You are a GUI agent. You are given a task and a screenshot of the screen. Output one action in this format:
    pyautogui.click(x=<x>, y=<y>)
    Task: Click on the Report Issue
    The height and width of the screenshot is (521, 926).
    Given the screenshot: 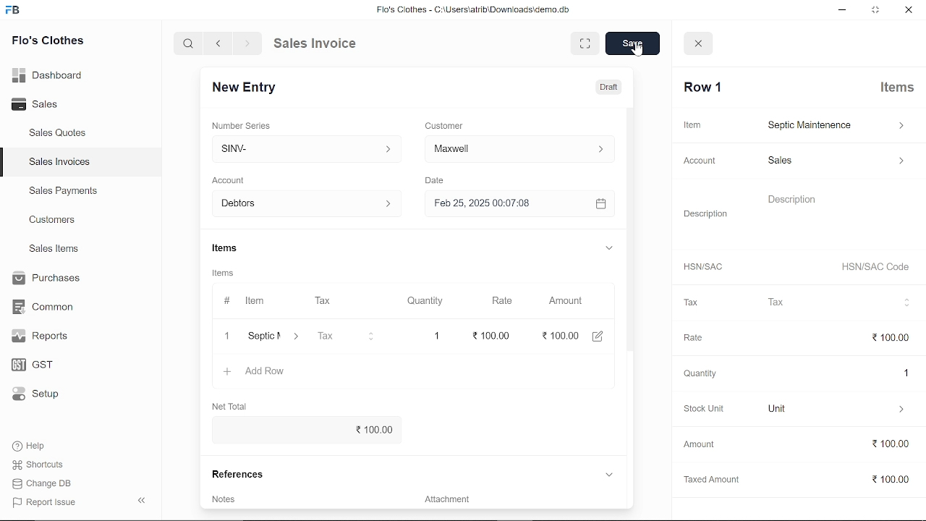 What is the action you would take?
    pyautogui.click(x=44, y=501)
    